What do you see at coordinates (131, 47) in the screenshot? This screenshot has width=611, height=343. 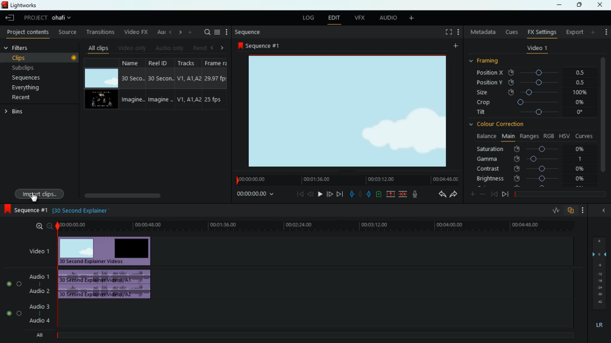 I see `video only` at bounding box center [131, 47].